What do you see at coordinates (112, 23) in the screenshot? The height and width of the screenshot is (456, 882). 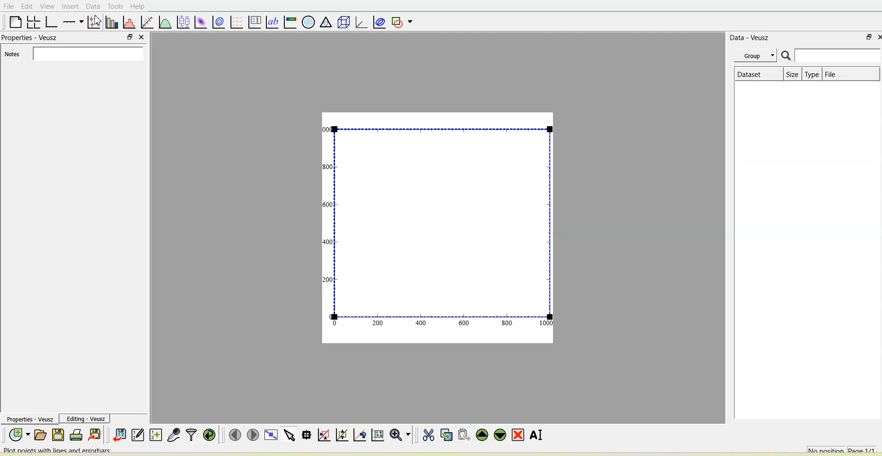 I see `Plot bar charts` at bounding box center [112, 23].